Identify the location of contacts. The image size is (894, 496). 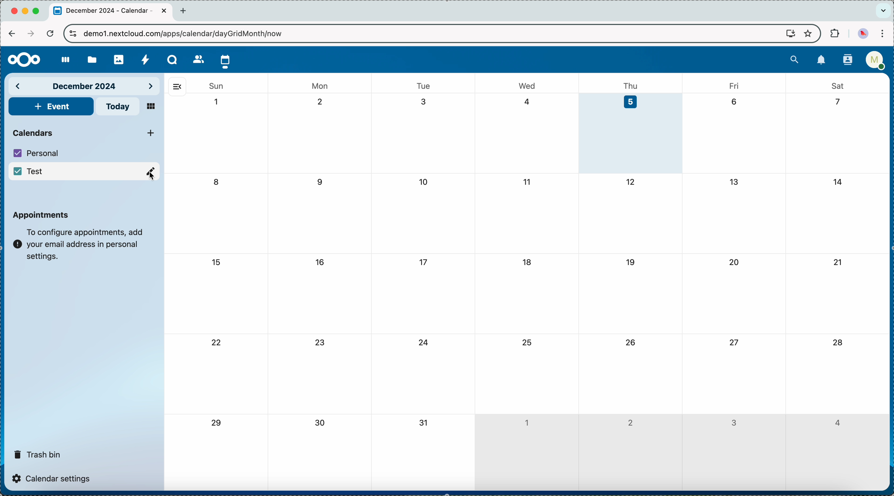
(196, 59).